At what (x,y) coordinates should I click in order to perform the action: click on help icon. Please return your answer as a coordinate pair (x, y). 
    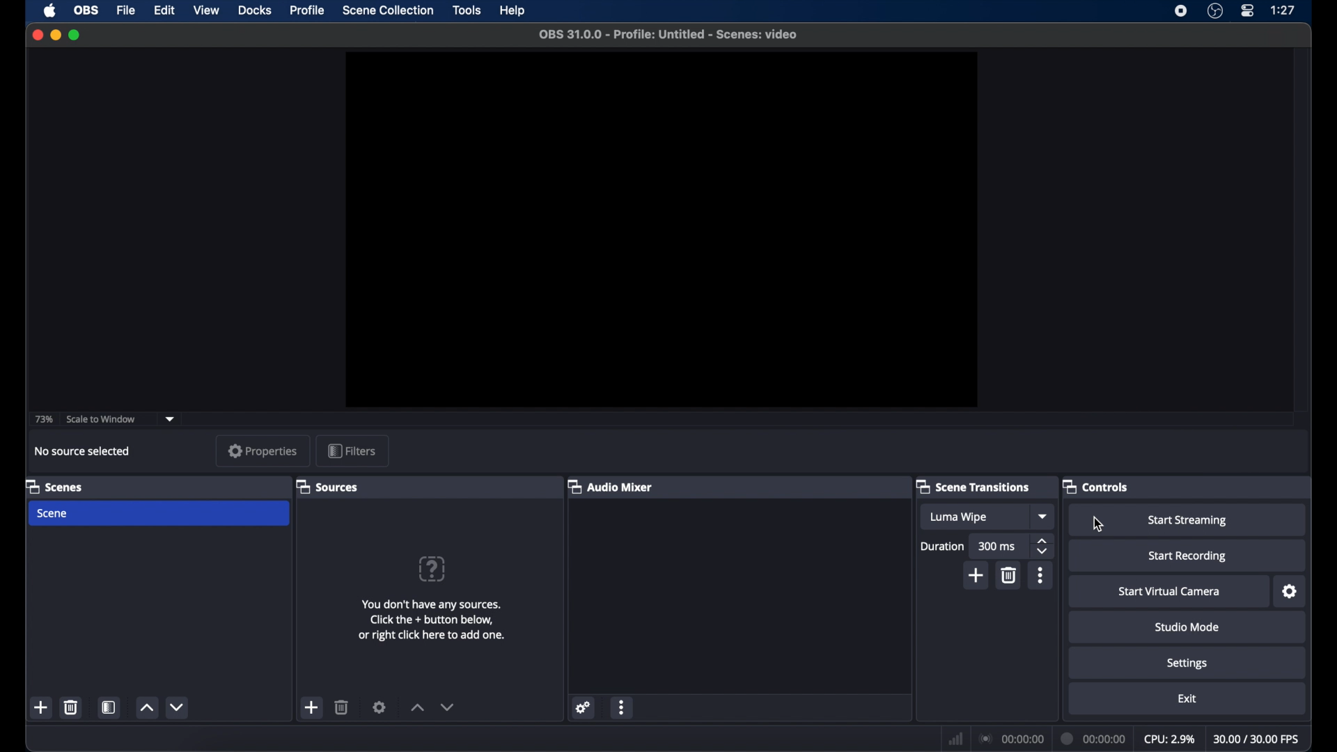
    Looking at the image, I should click on (431, 568).